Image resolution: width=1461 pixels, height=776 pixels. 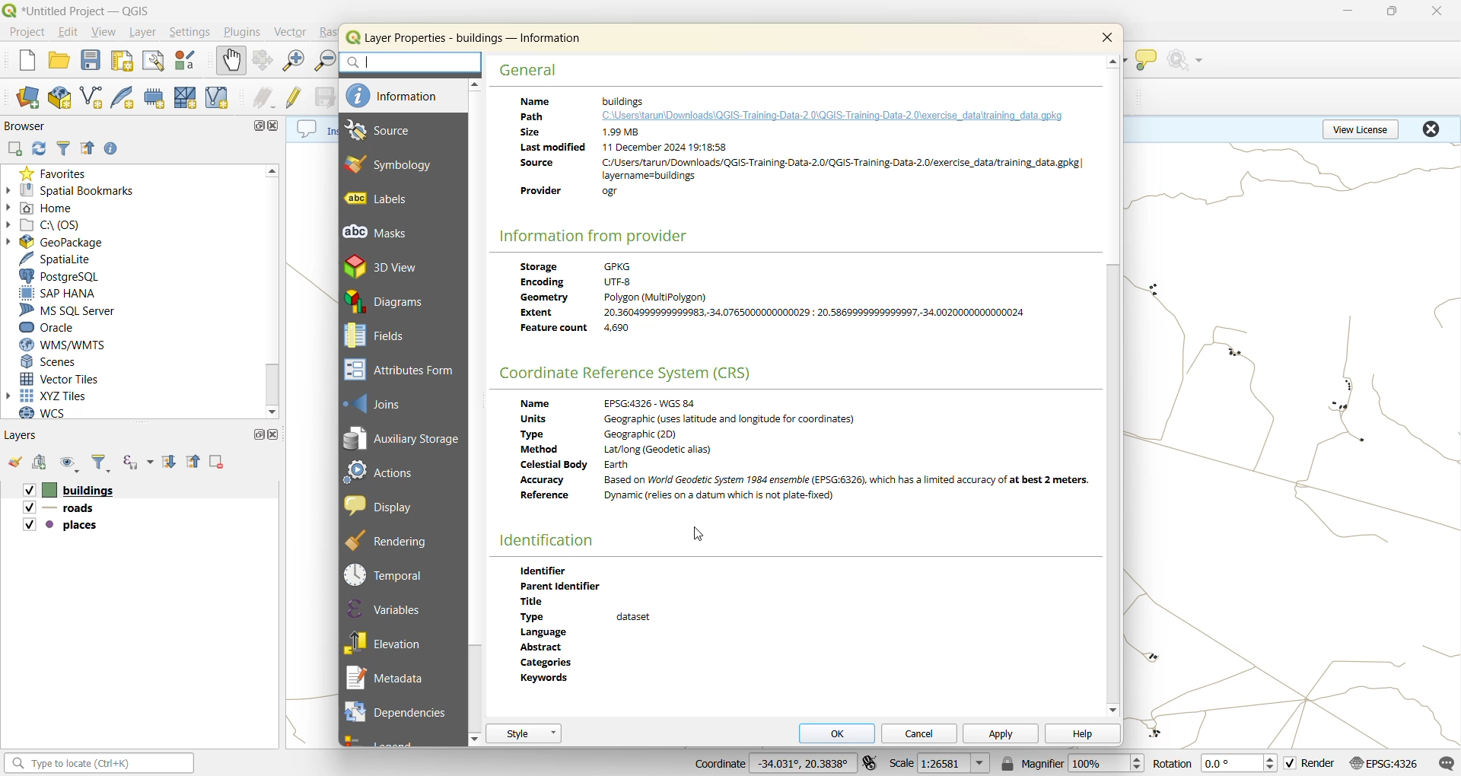 I want to click on ms sql server, so click(x=67, y=310).